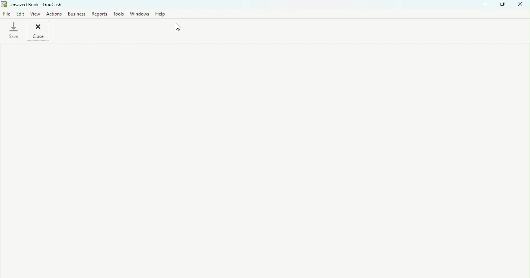 This screenshot has width=530, height=278. Describe the element at coordinates (521, 5) in the screenshot. I see `Close` at that location.